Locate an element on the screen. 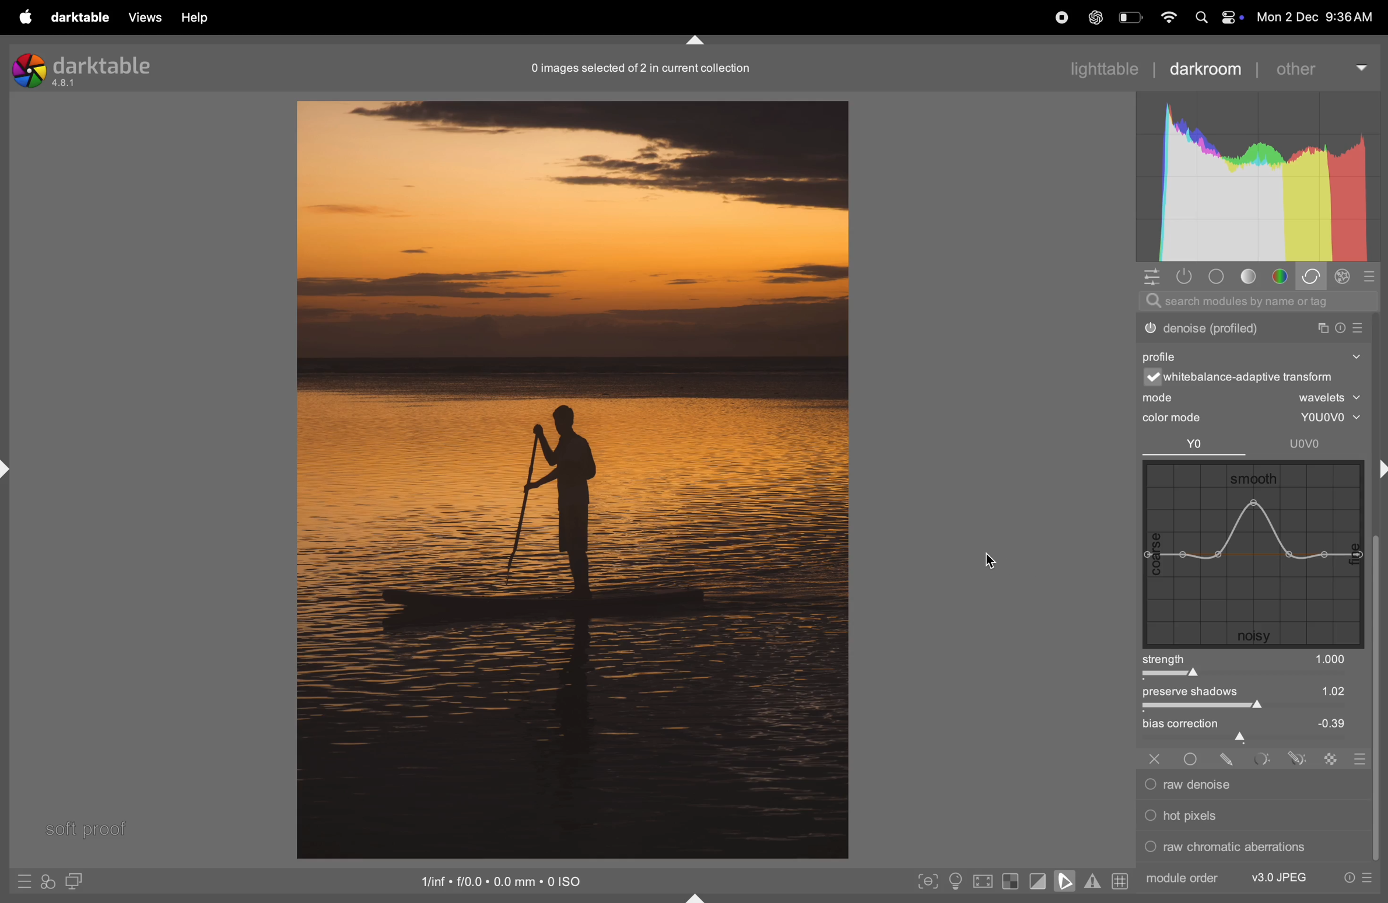 This screenshot has width=1388, height=903. preserve shadows is located at coordinates (1198, 693).